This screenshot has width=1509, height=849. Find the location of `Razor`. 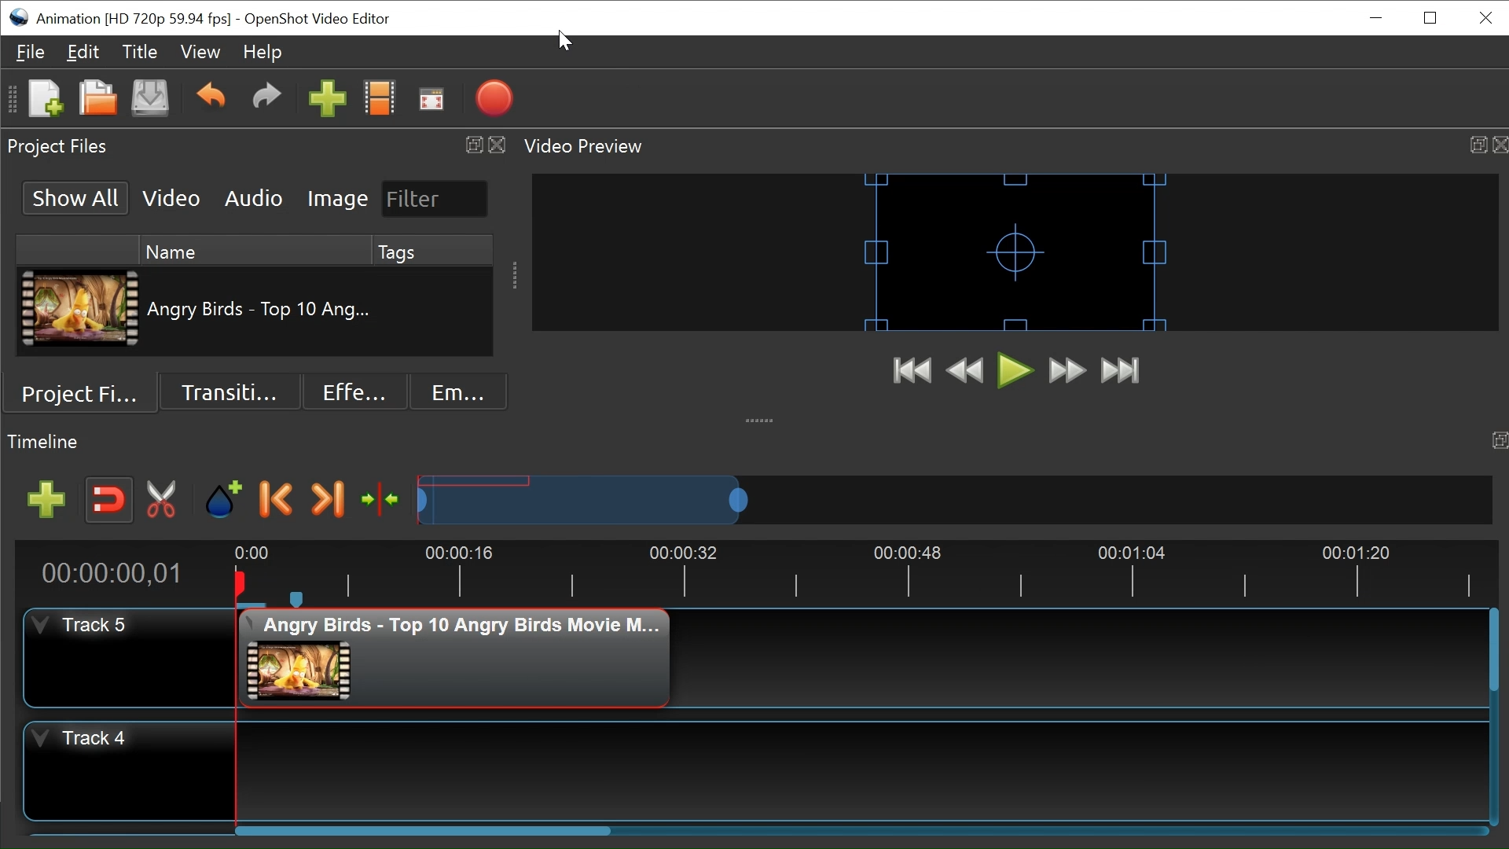

Razor is located at coordinates (164, 500).